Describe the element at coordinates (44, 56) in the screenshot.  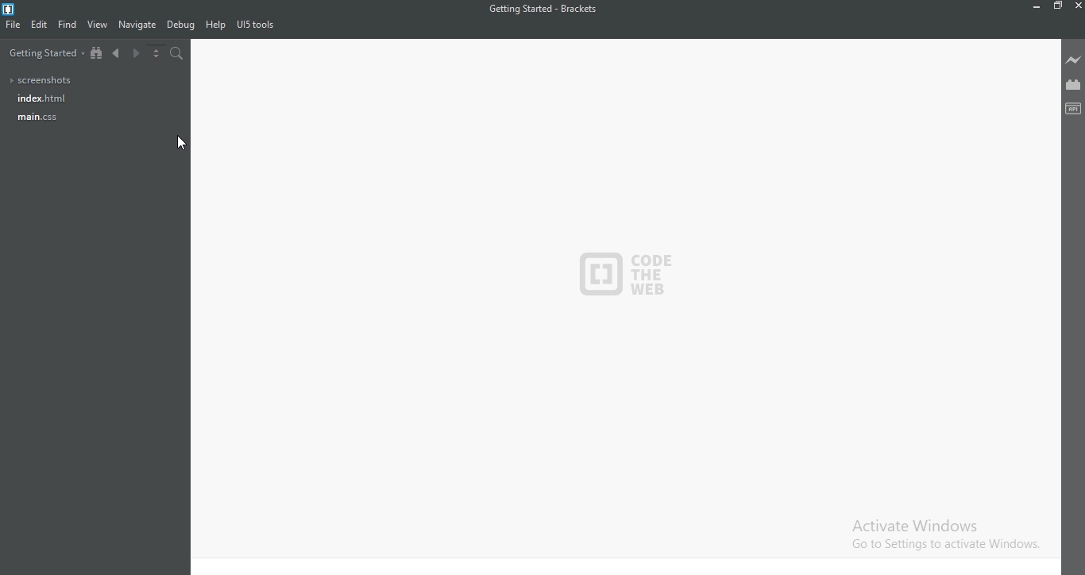
I see `Getting started` at that location.